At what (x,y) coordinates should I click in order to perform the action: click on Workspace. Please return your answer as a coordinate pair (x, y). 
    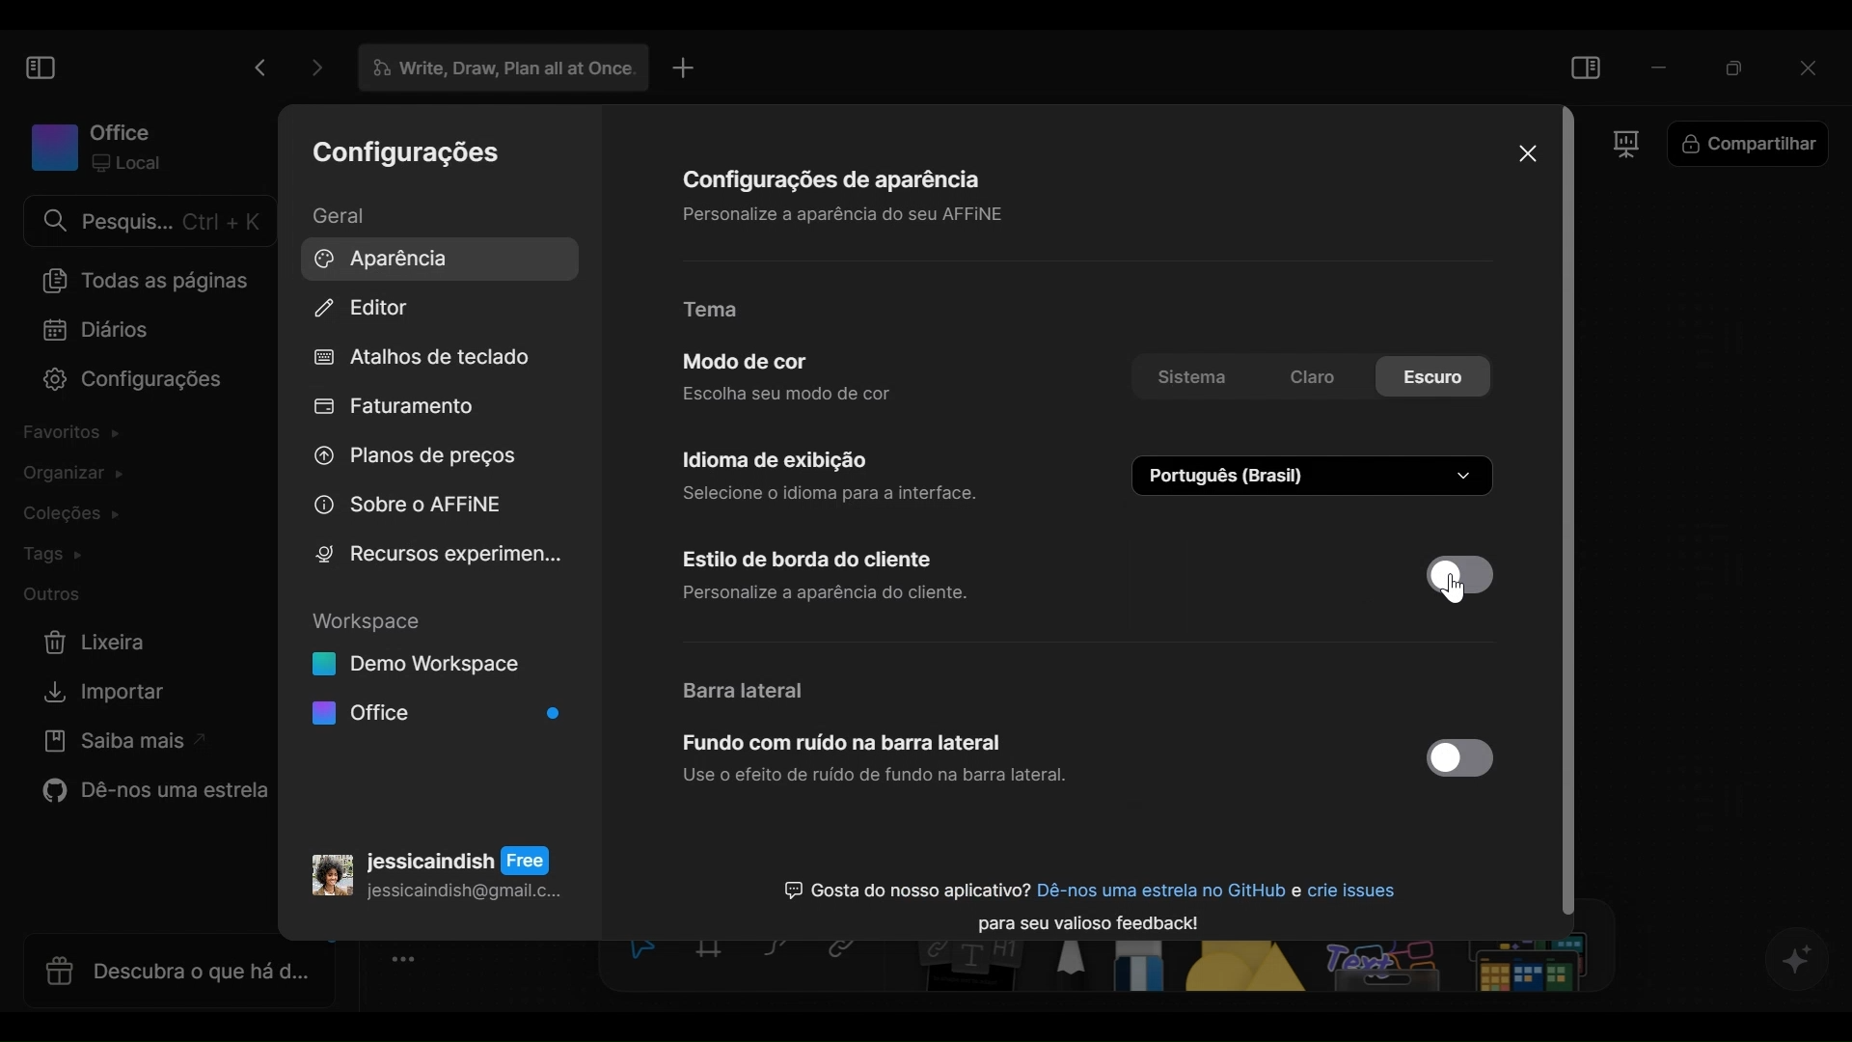
    Looking at the image, I should click on (96, 146).